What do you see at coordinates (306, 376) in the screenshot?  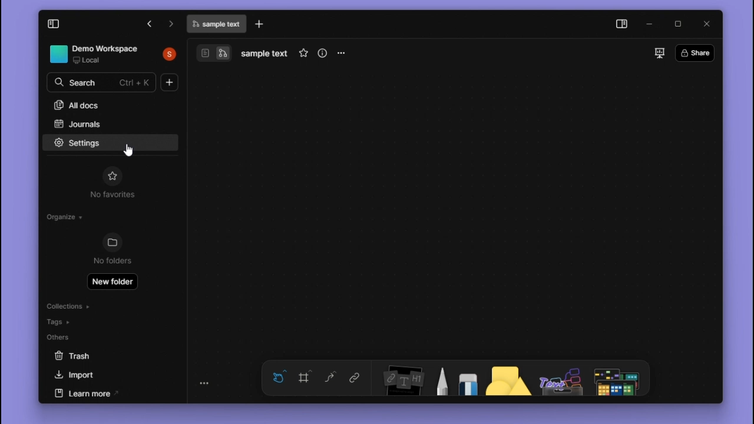 I see `Frame` at bounding box center [306, 376].